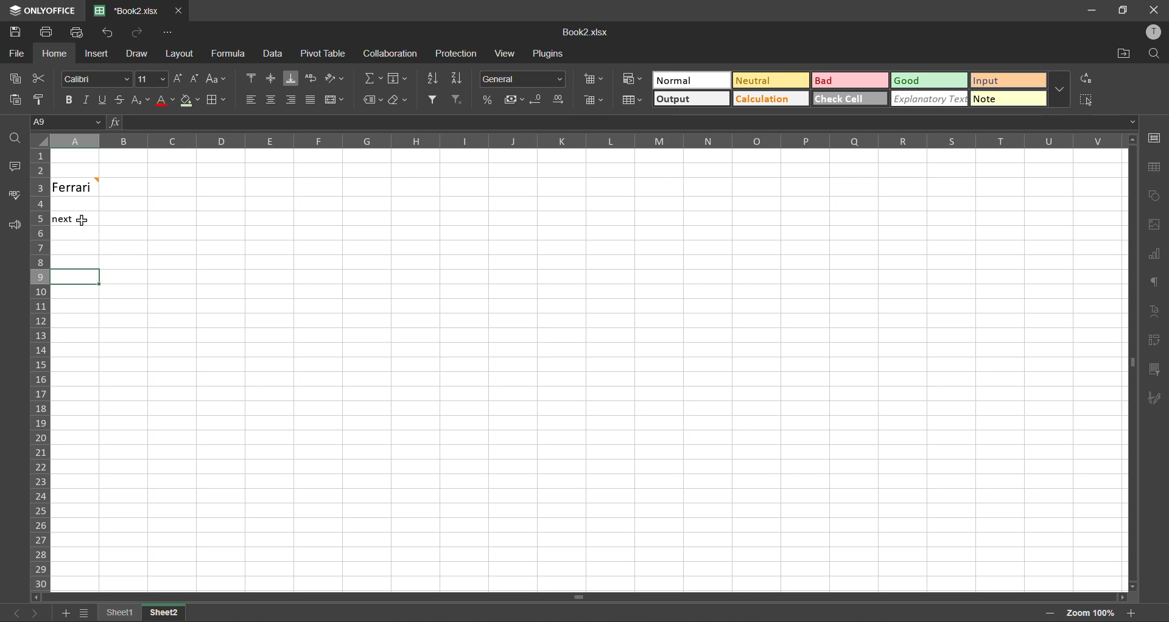 Image resolution: width=1169 pixels, height=622 pixels. Describe the element at coordinates (432, 79) in the screenshot. I see `sort ascending` at that location.